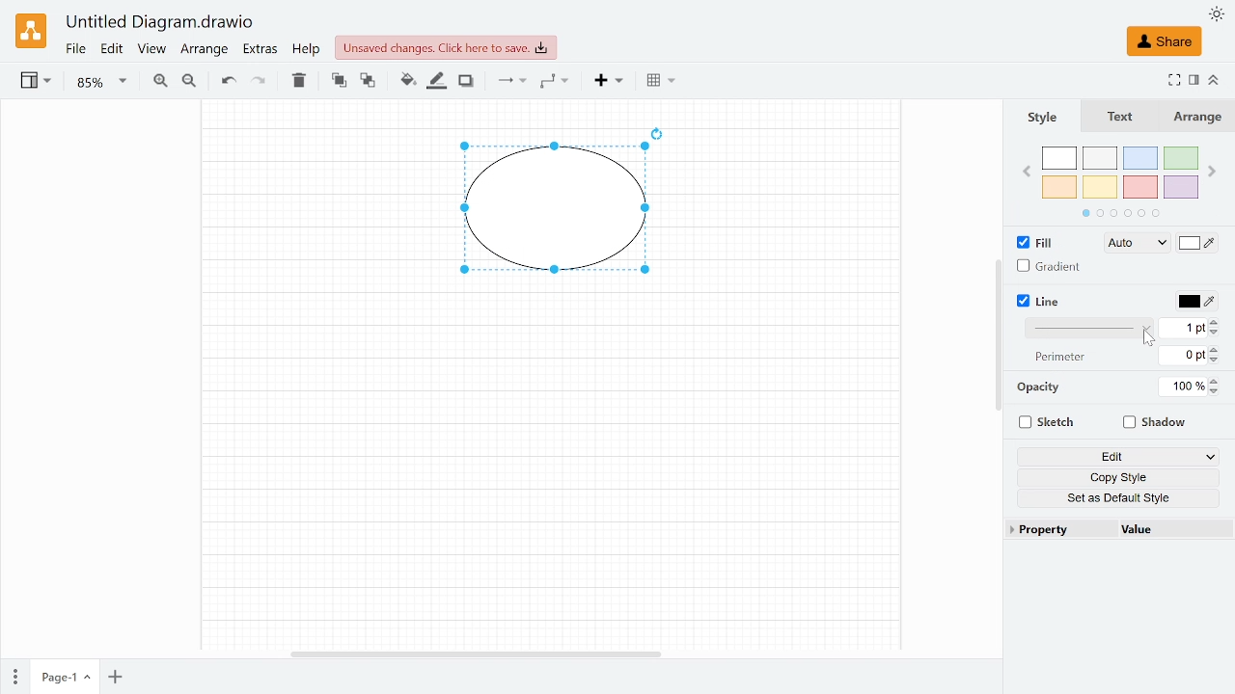 The width and height of the screenshot is (1235, 694). I want to click on Arrange, so click(206, 50).